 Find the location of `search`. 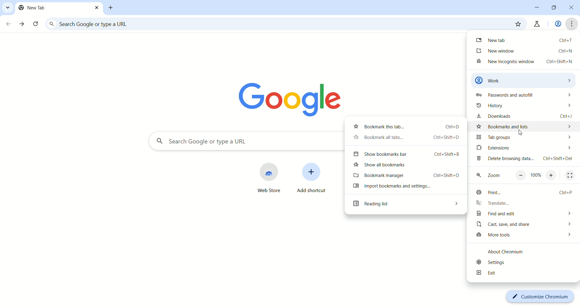

search is located at coordinates (274, 24).